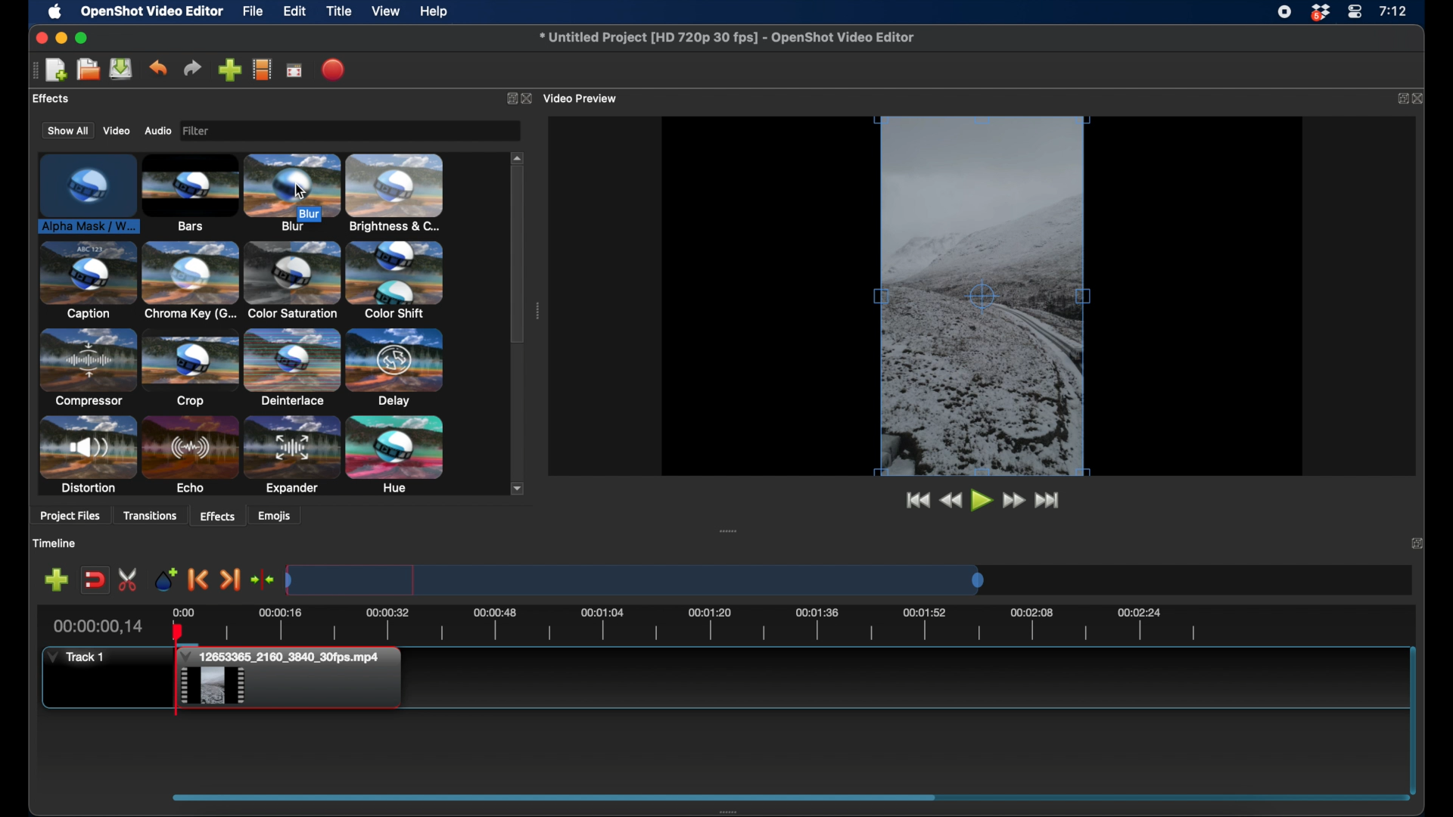 Image resolution: width=1453 pixels, height=817 pixels. I want to click on export video, so click(335, 70).